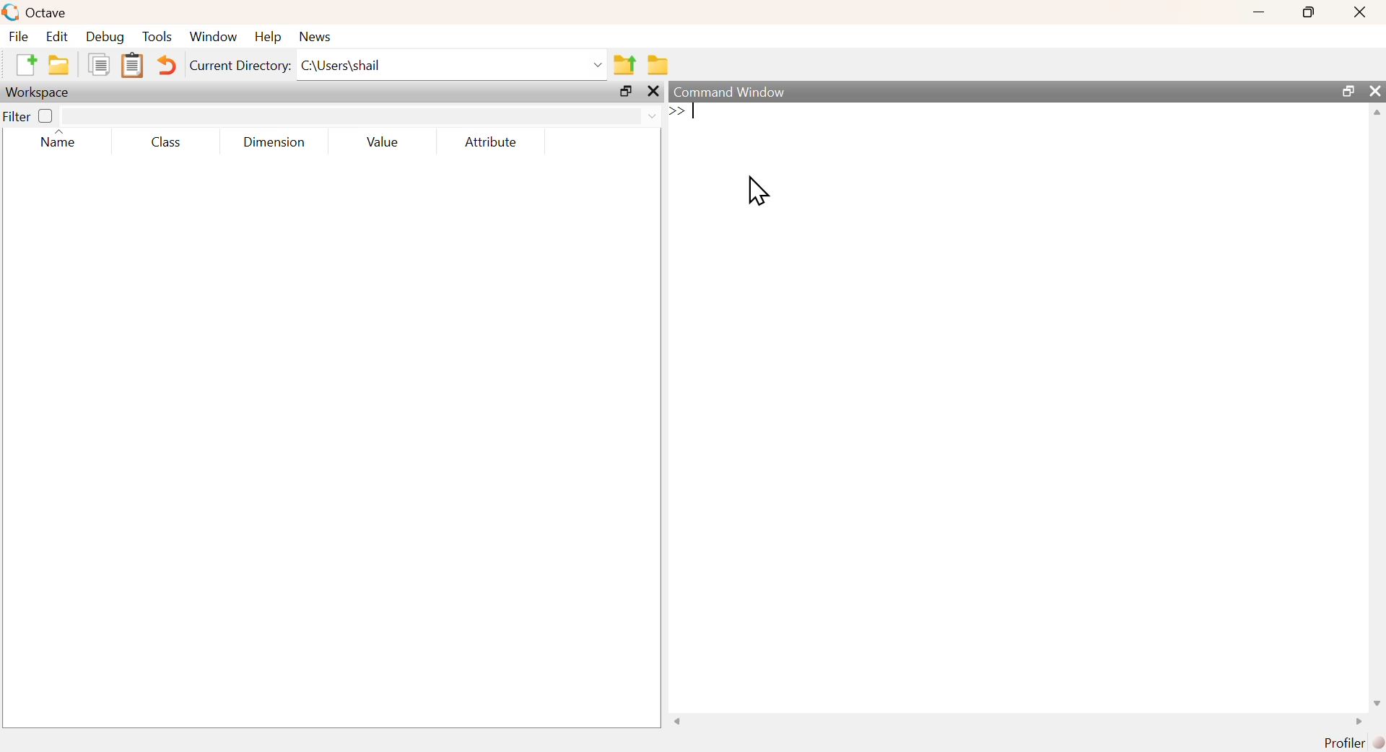 This screenshot has height=752, width=1386. Describe the element at coordinates (1362, 12) in the screenshot. I see `close` at that location.